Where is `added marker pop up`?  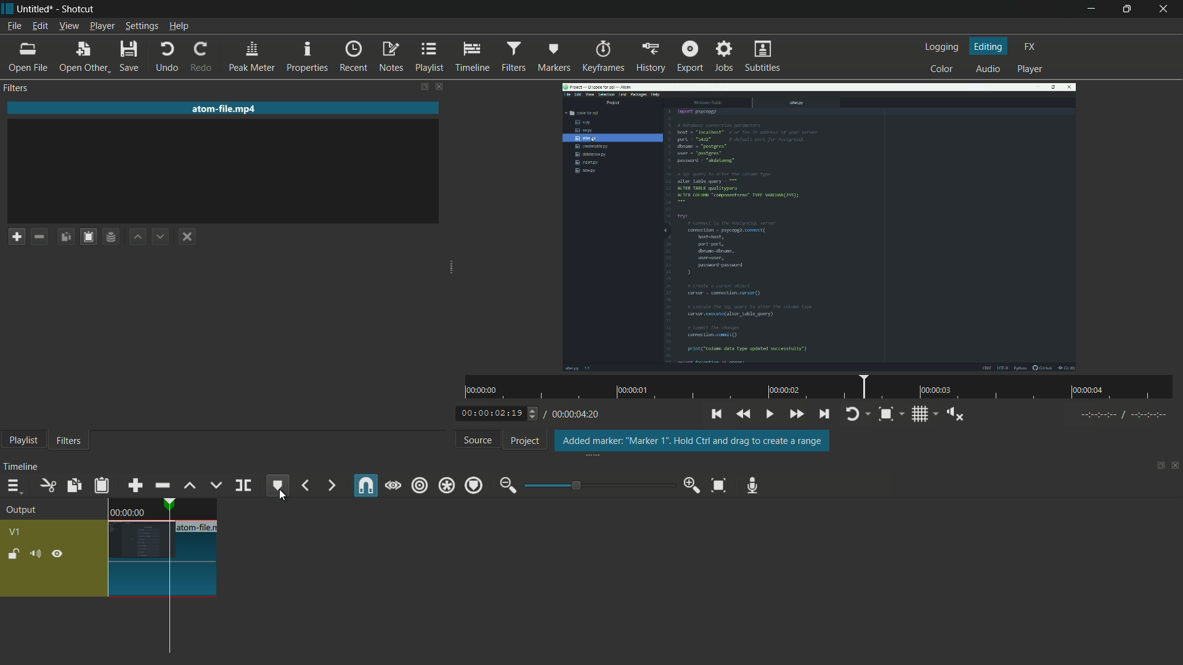 added marker pop up is located at coordinates (691, 441).